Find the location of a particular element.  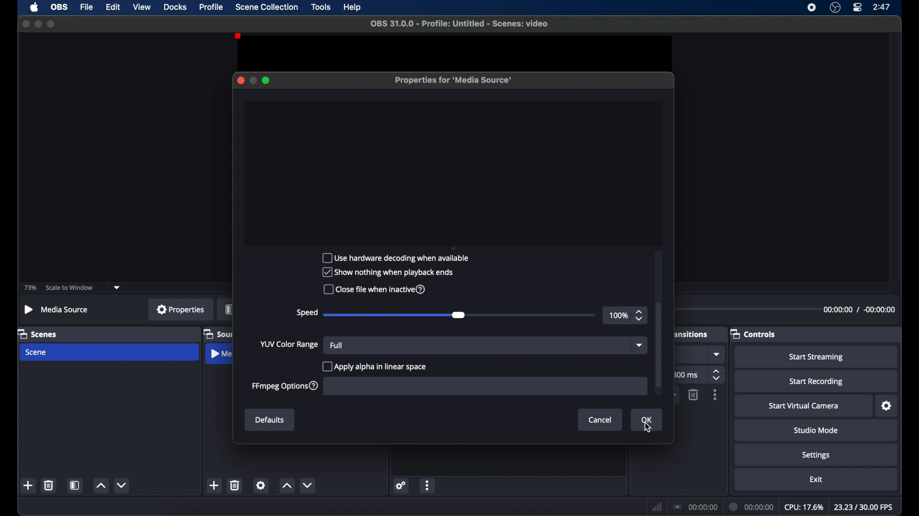

scenes is located at coordinates (37, 334).